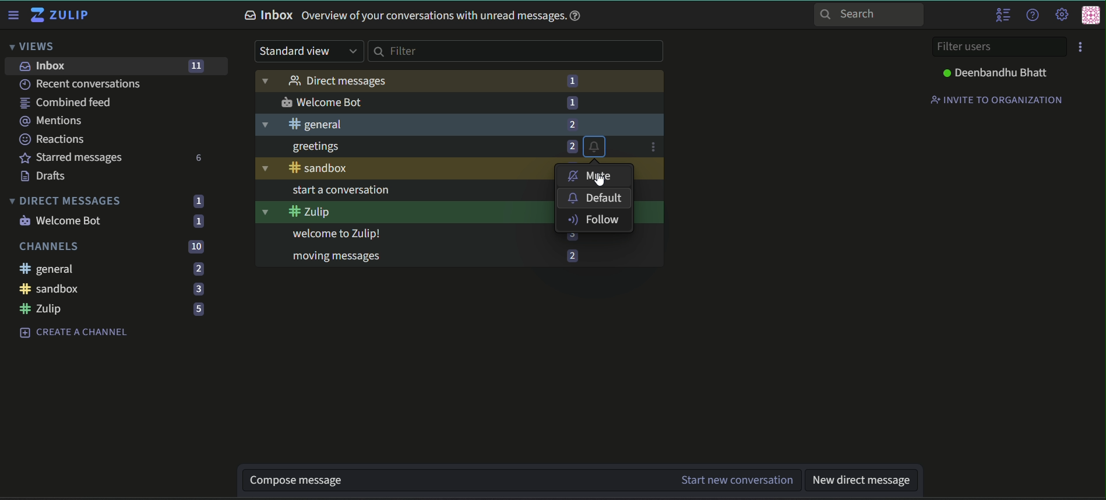 Image resolution: width=1106 pixels, height=500 pixels. Describe the element at coordinates (516, 52) in the screenshot. I see `Filter` at that location.